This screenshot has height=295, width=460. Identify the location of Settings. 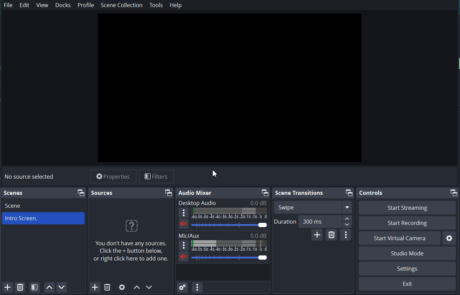
(407, 269).